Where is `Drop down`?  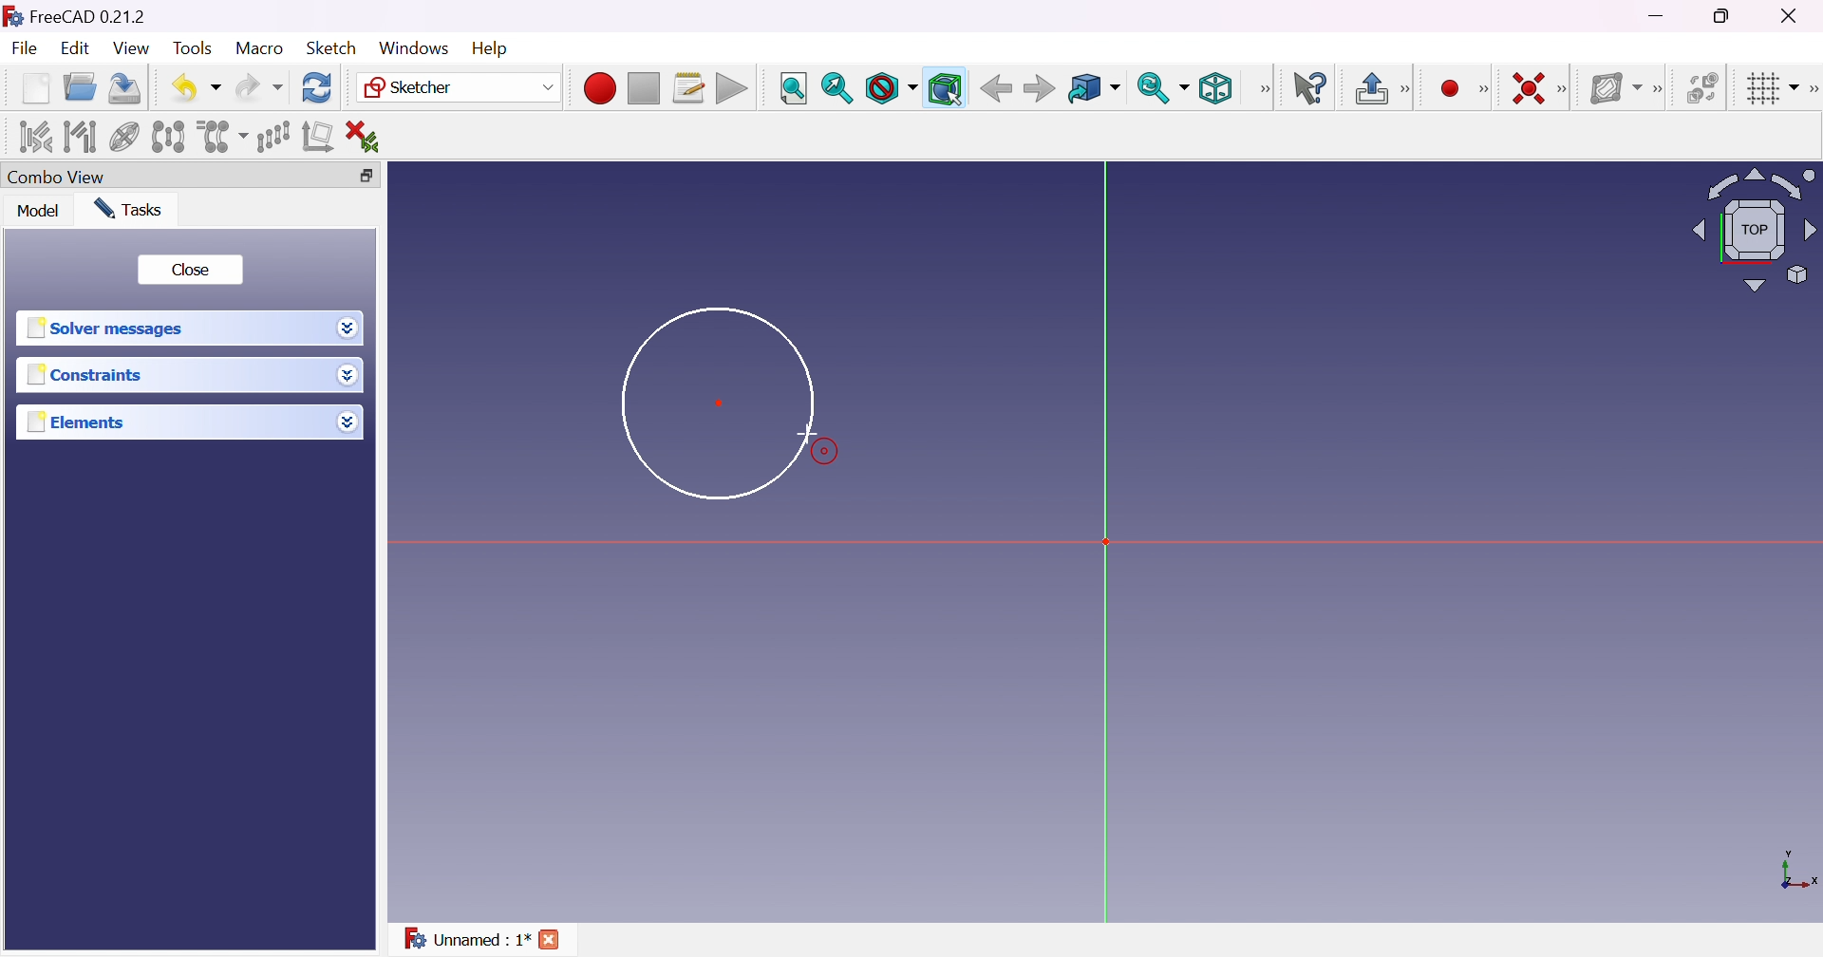 Drop down is located at coordinates (348, 422).